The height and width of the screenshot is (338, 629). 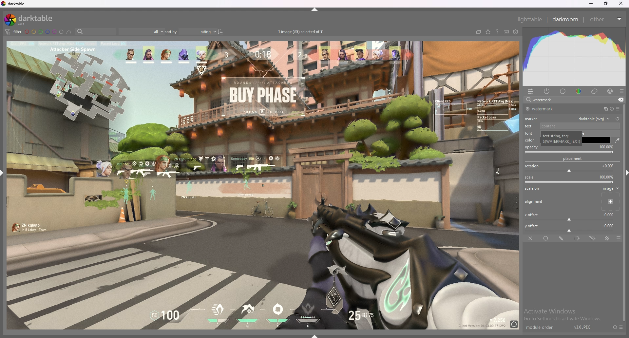 What do you see at coordinates (570, 149) in the screenshot?
I see `opacity` at bounding box center [570, 149].